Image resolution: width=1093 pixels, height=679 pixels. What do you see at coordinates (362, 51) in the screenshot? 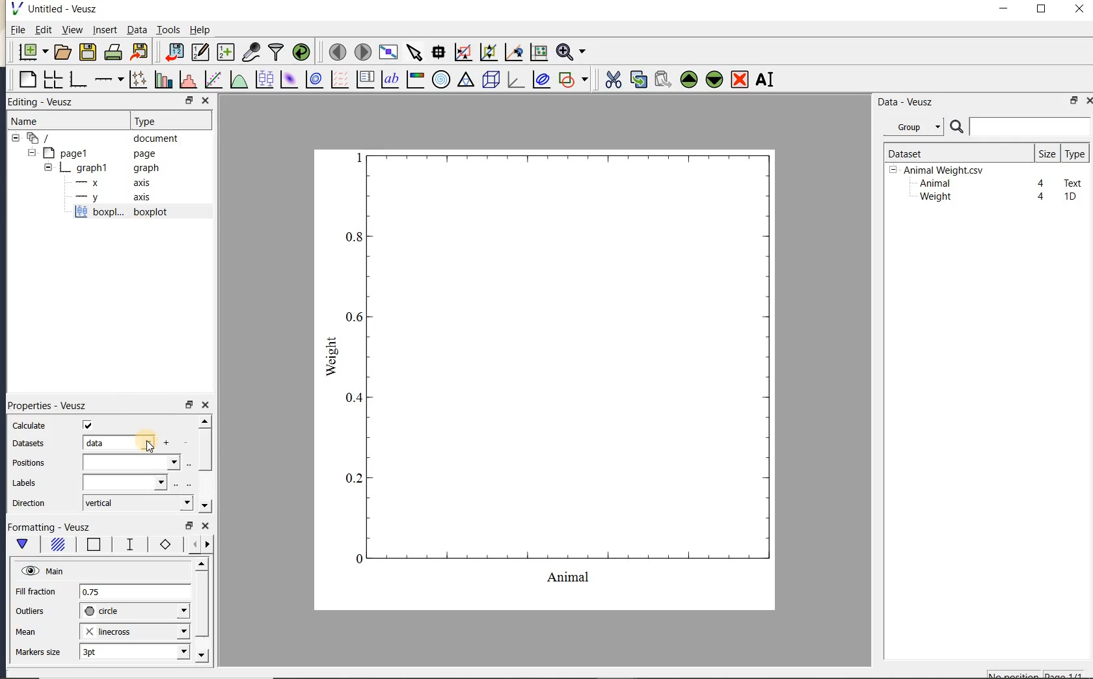
I see `move to the next page` at bounding box center [362, 51].